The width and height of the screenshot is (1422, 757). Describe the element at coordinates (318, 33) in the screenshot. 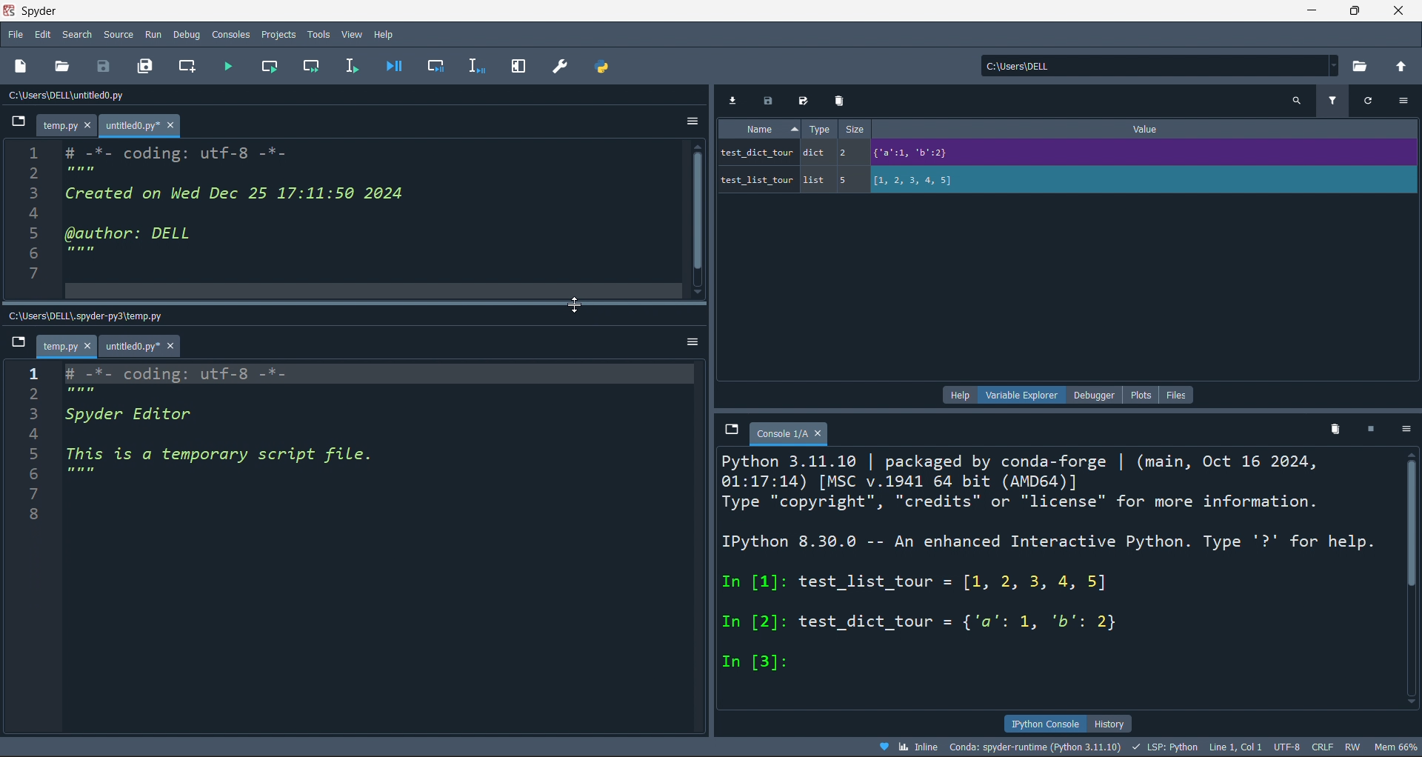

I see `tools` at that location.